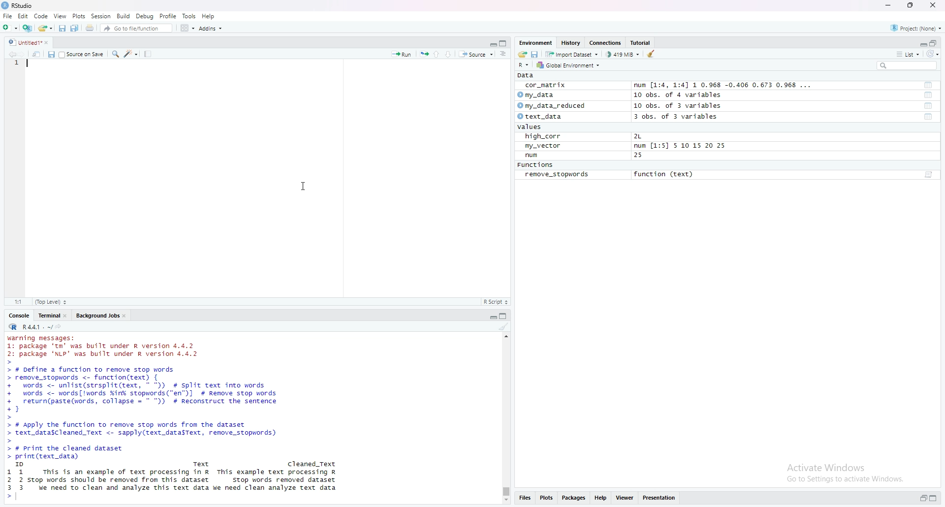  What do you see at coordinates (529, 127) in the screenshot?
I see `values` at bounding box center [529, 127].